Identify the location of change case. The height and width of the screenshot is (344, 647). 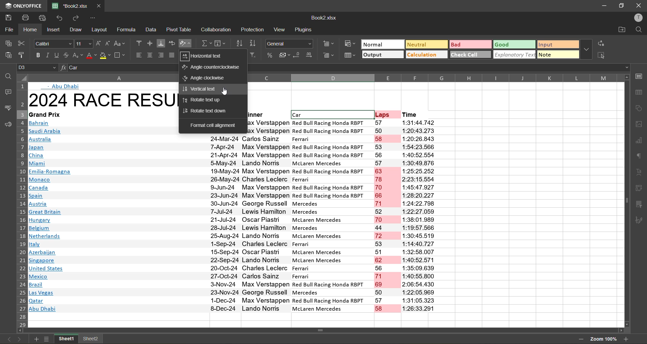
(121, 43).